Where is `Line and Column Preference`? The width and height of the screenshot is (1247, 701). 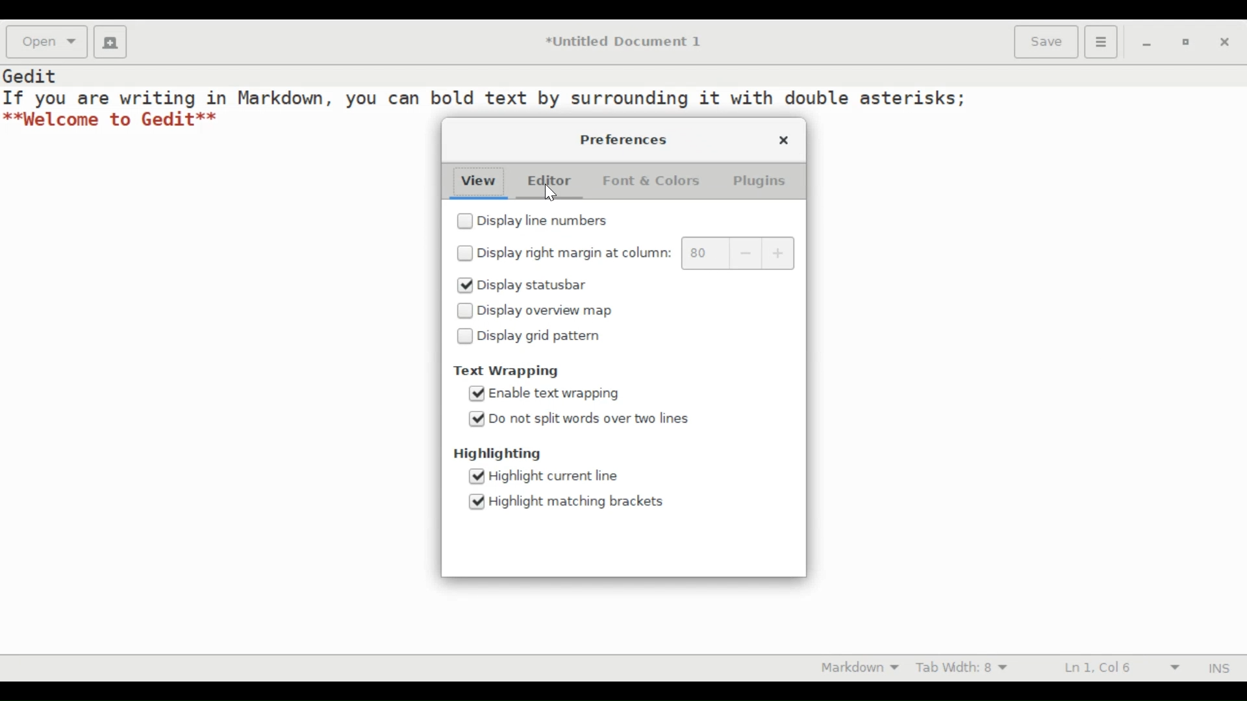 Line and Column Preference is located at coordinates (1125, 667).